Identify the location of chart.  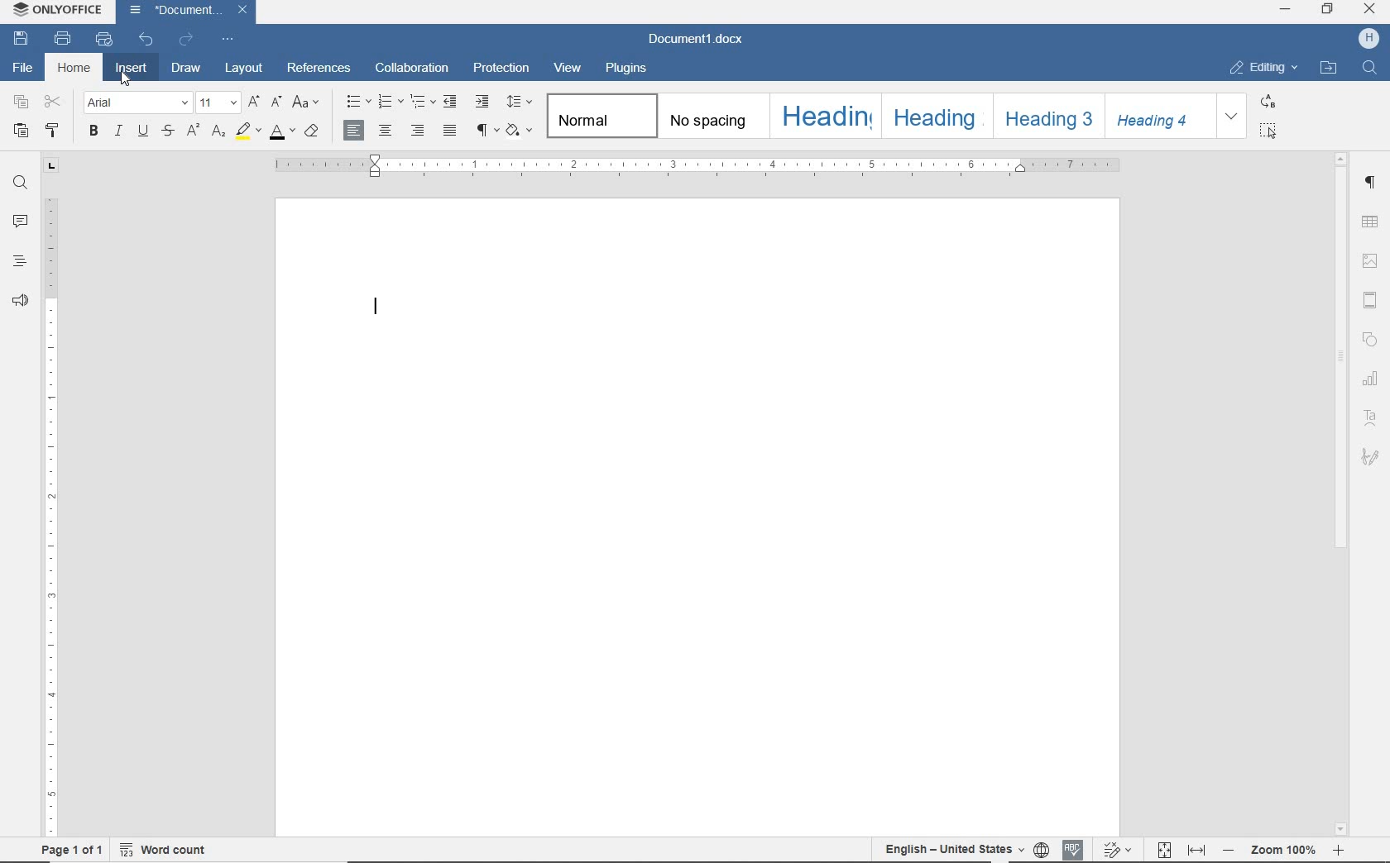
(1369, 379).